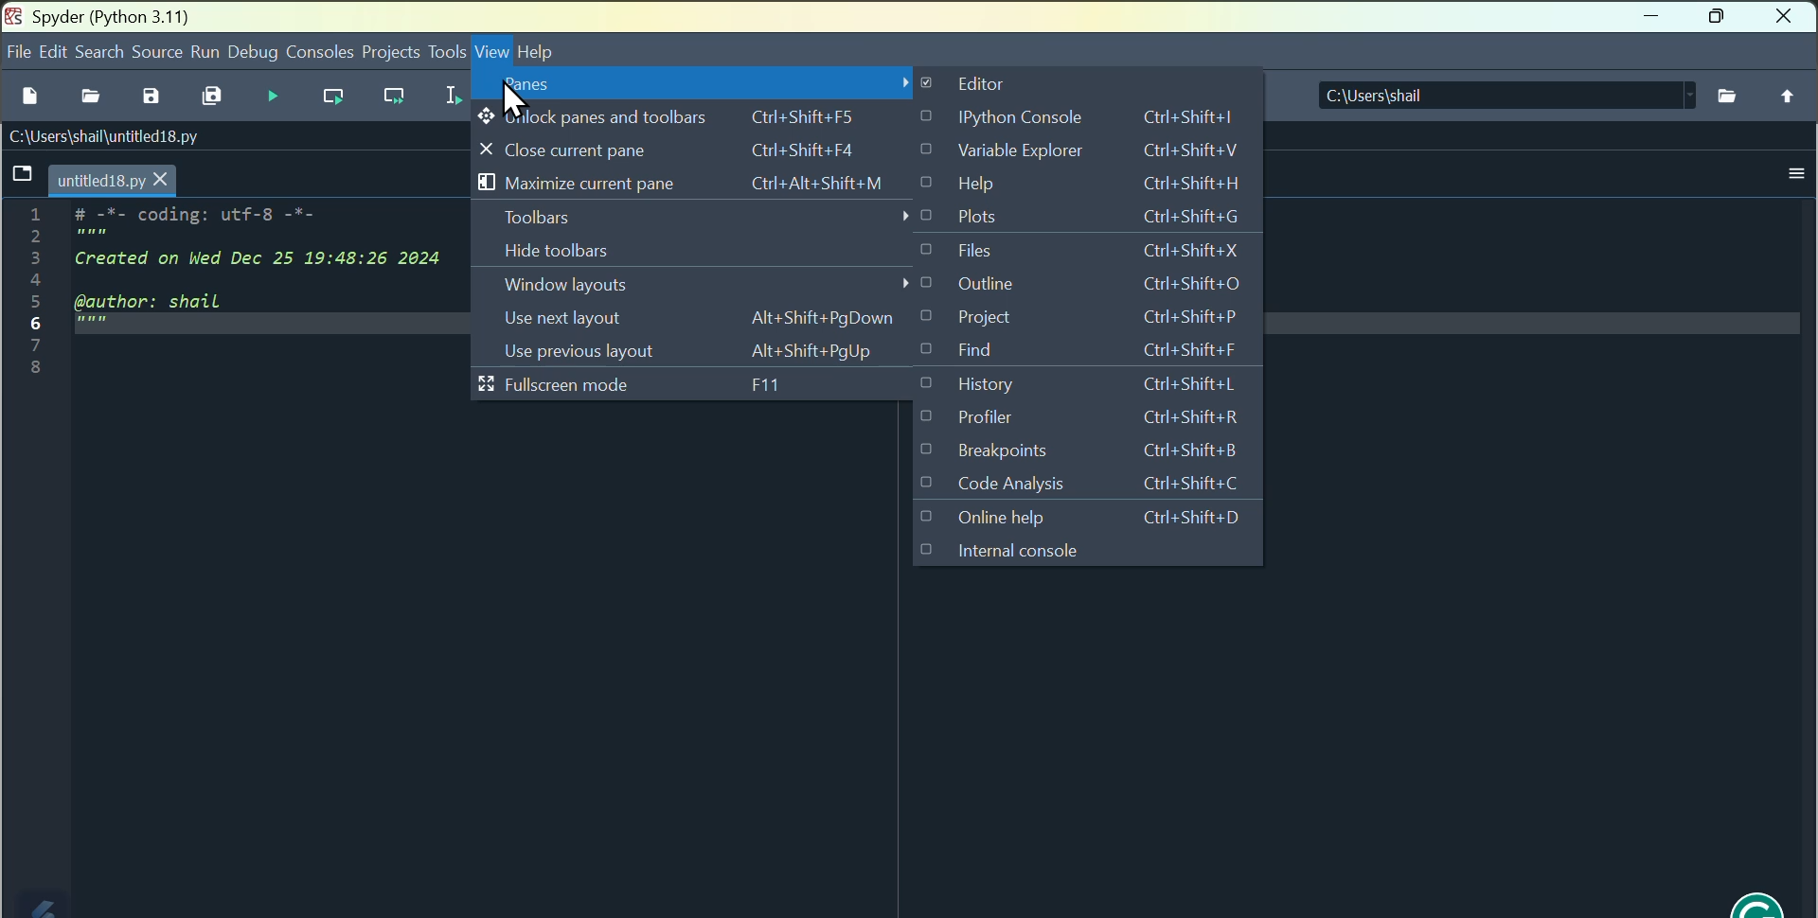  I want to click on More options, so click(1794, 176).